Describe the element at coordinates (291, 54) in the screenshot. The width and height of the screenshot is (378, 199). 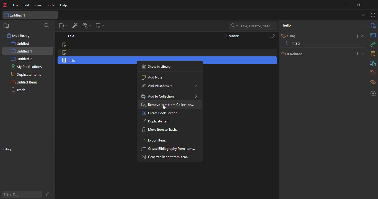
I see `0 related` at that location.